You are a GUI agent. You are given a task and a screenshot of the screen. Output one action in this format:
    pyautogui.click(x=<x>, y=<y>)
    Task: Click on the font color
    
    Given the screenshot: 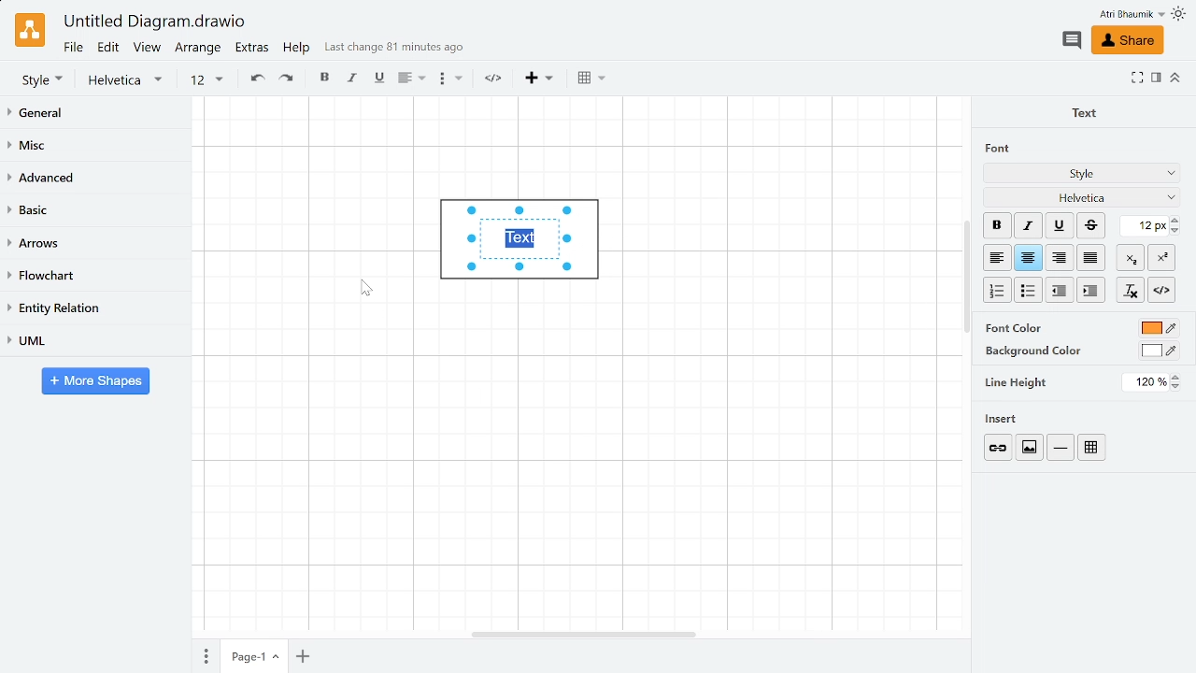 What is the action you would take?
    pyautogui.click(x=1016, y=327)
    